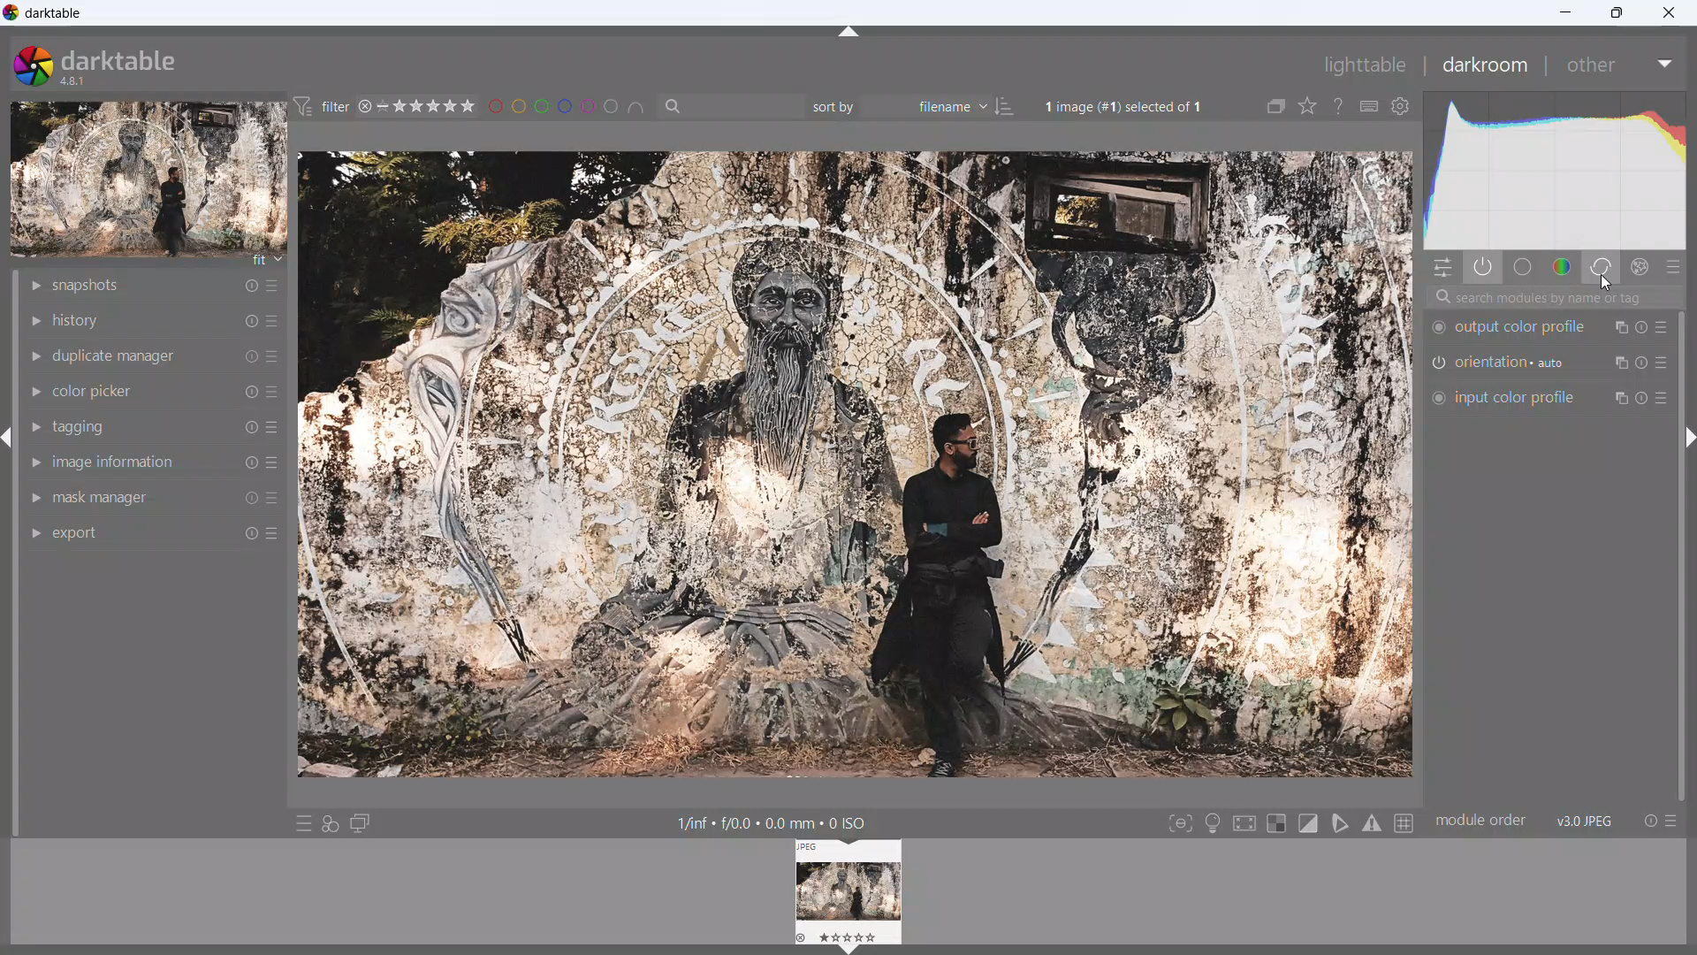 The height and width of the screenshot is (955, 1697). I want to click on toggle focus-peaking mode, so click(1180, 823).